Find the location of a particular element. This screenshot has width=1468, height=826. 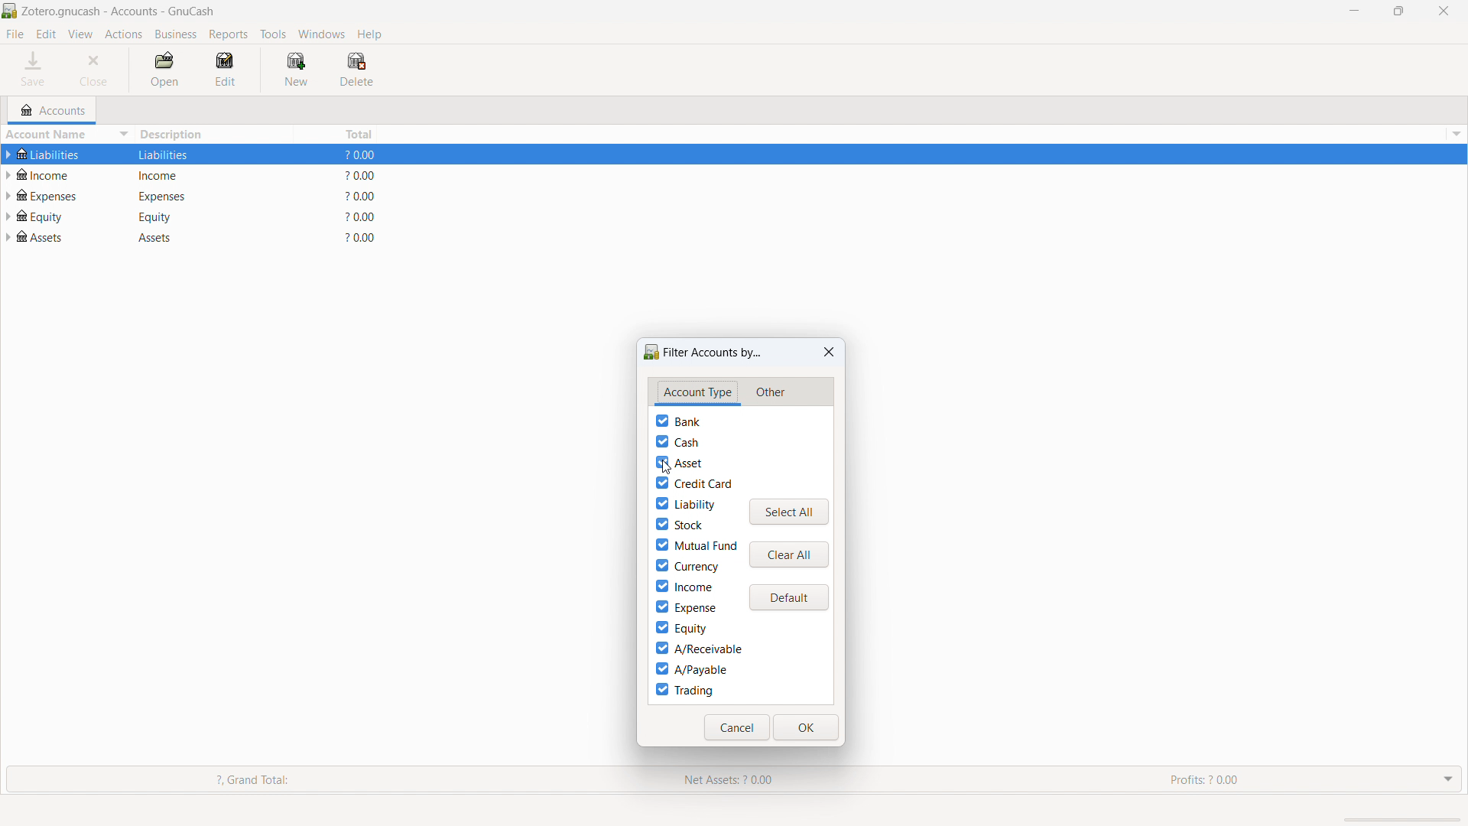

expenses is located at coordinates (54, 193).